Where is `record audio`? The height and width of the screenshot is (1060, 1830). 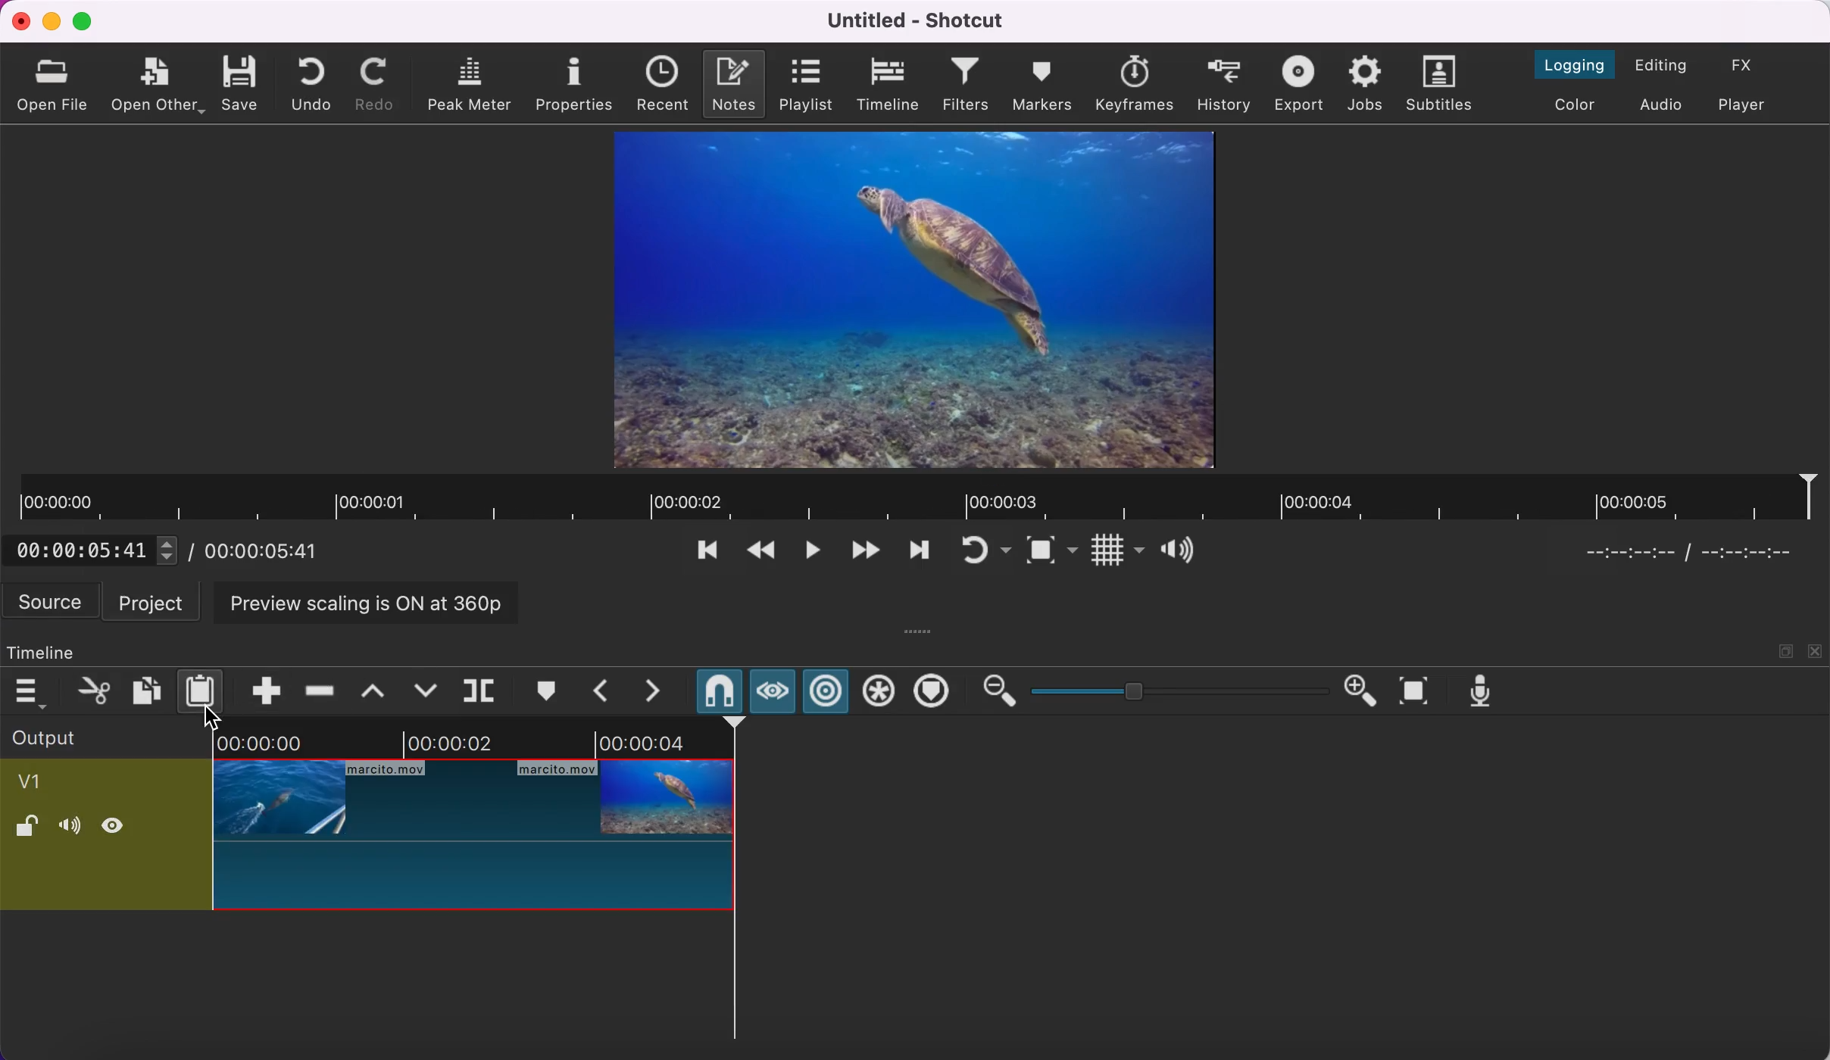 record audio is located at coordinates (1487, 693).